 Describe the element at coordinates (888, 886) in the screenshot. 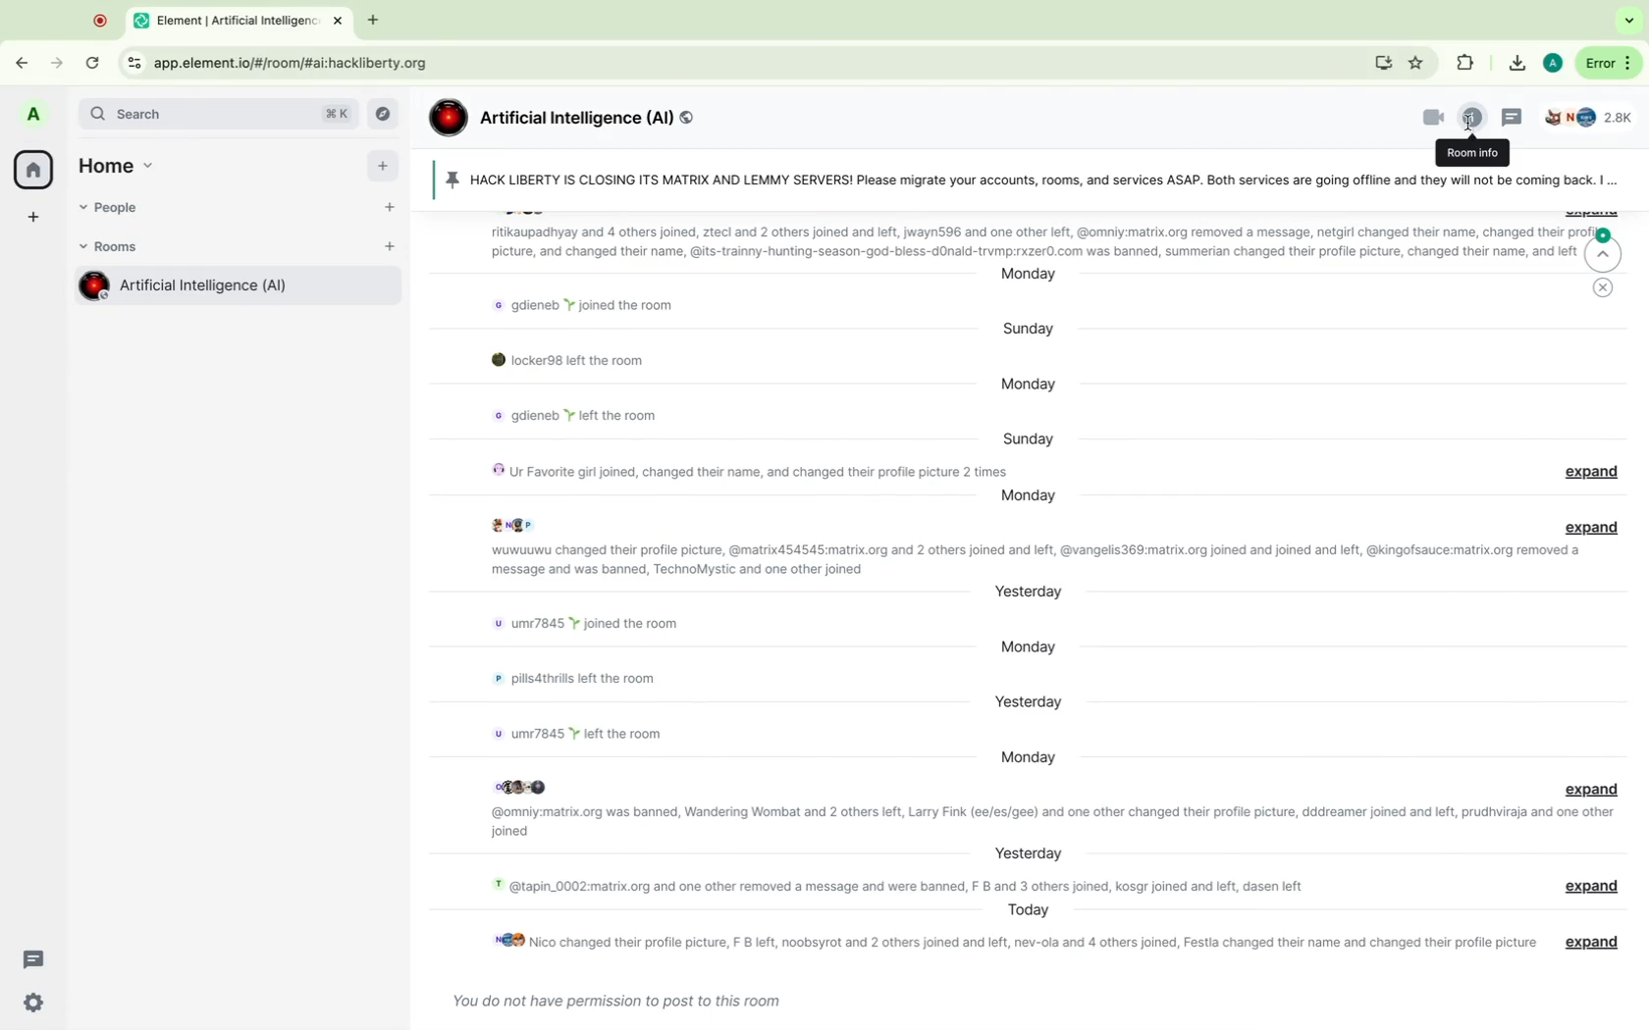

I see `message` at that location.